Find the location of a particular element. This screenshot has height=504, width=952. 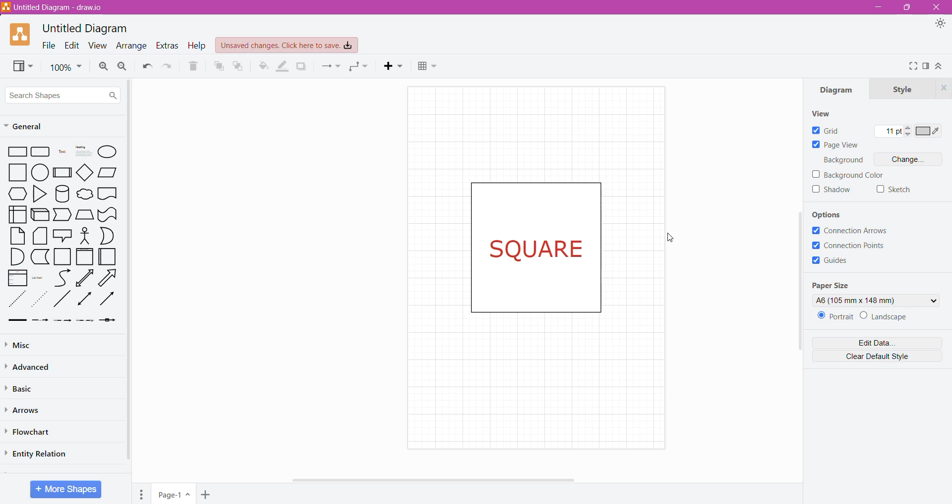

Fill Color is located at coordinates (262, 66).